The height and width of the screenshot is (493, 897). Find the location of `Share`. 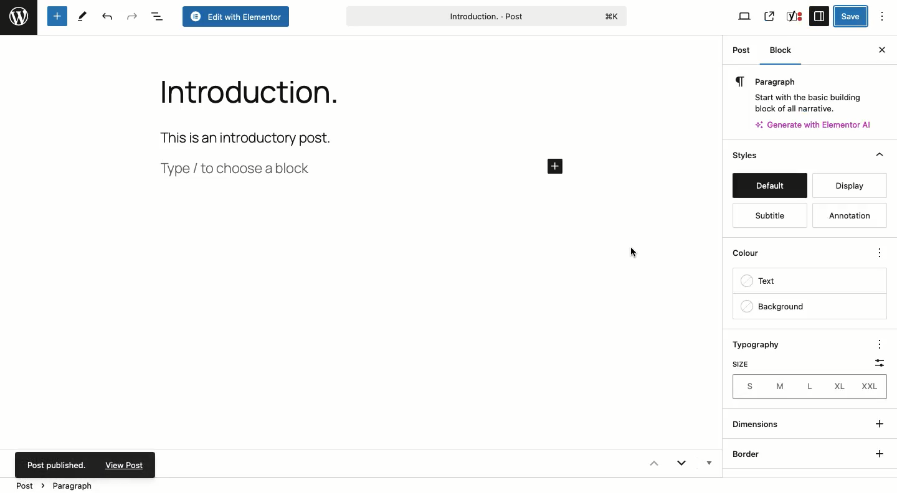

Share is located at coordinates (770, 16).